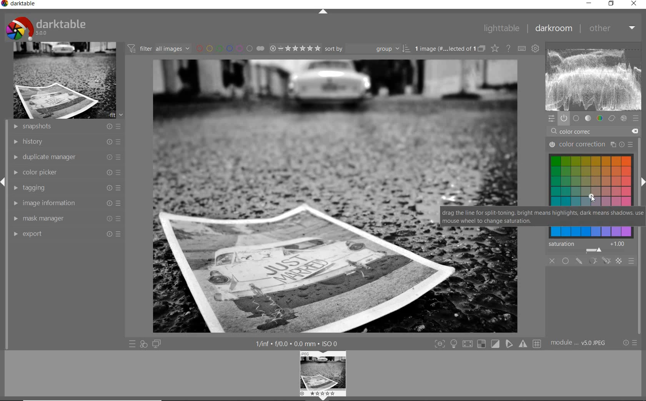 Image resolution: width=646 pixels, height=401 pixels. What do you see at coordinates (4, 182) in the screenshot?
I see `expand/collapse` at bounding box center [4, 182].